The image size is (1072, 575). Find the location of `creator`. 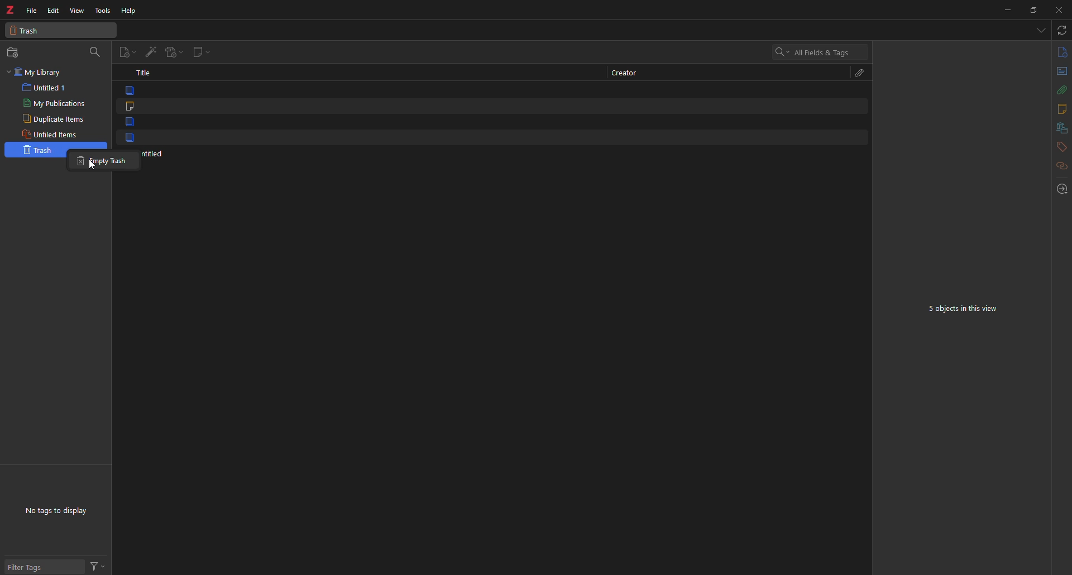

creator is located at coordinates (631, 73).